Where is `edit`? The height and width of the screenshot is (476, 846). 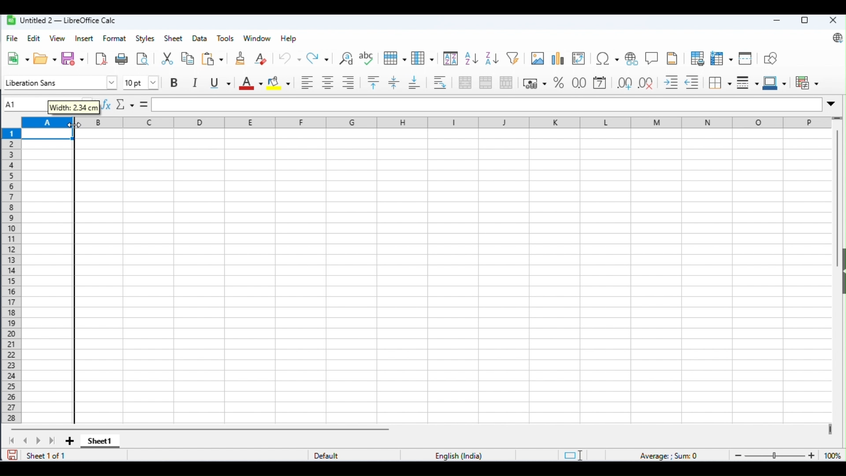
edit is located at coordinates (35, 39).